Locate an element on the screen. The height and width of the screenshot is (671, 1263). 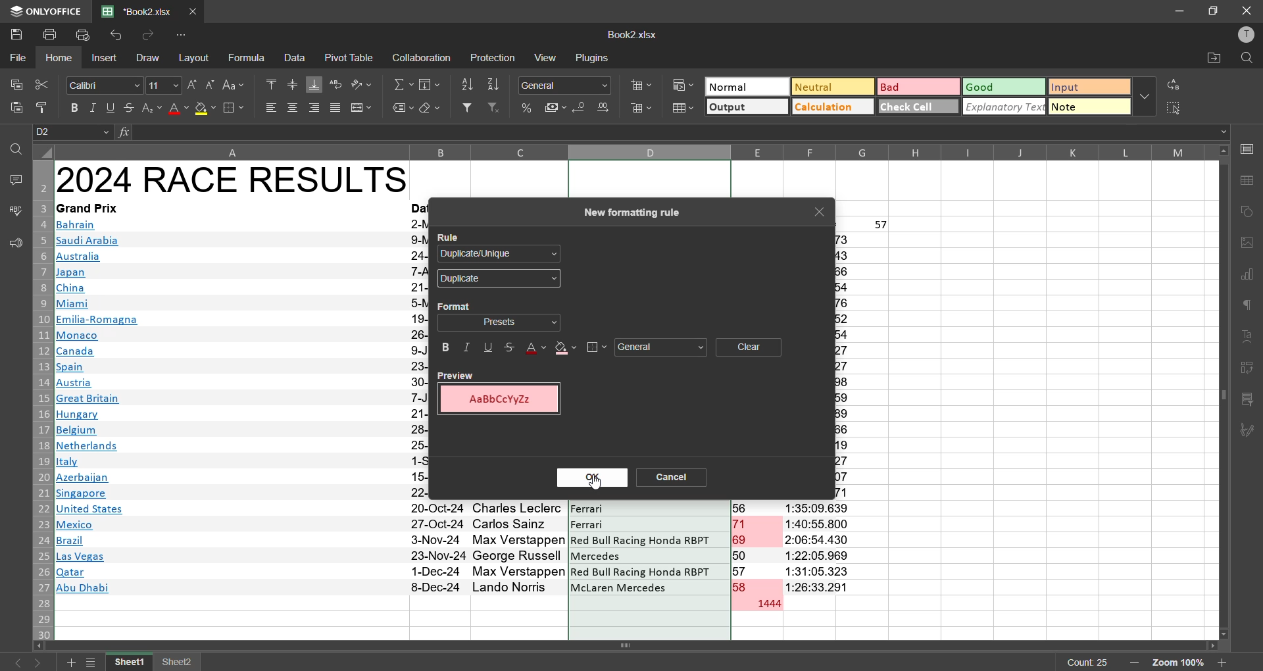
fields is located at coordinates (432, 84).